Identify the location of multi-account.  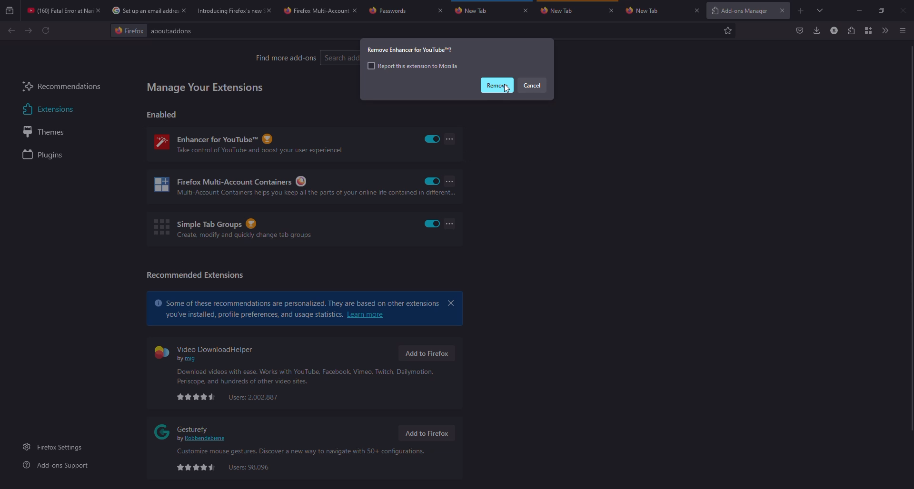
(287, 187).